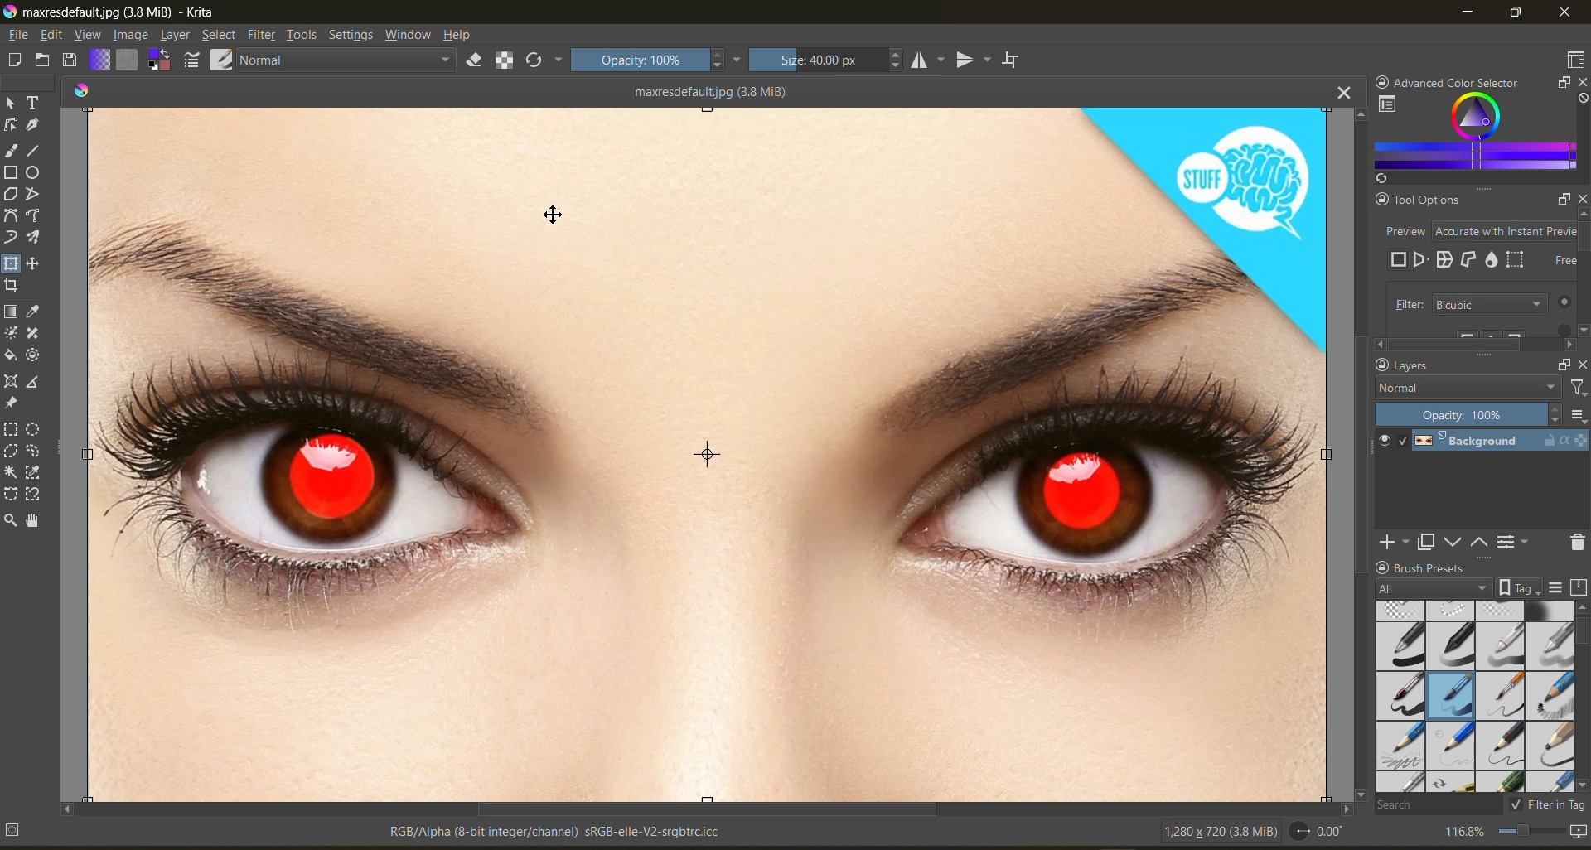 The height and width of the screenshot is (850, 1591). I want to click on tool, so click(10, 451).